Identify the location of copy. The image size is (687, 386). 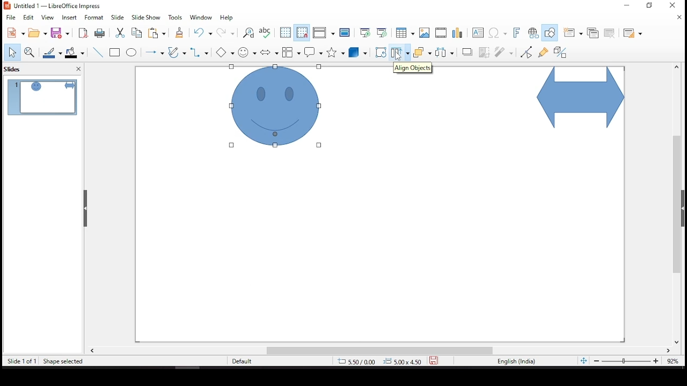
(135, 33).